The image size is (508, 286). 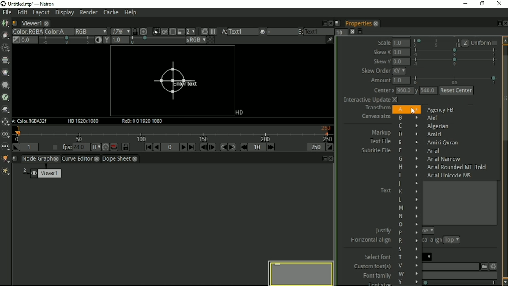 I want to click on Frame increment, so click(x=258, y=147).